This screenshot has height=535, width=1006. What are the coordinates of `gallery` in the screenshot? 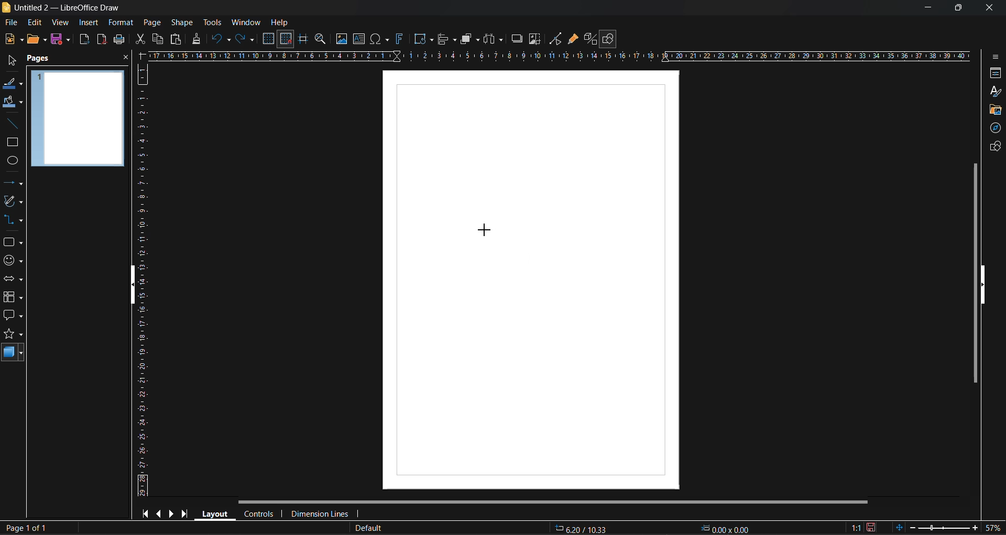 It's located at (996, 110).